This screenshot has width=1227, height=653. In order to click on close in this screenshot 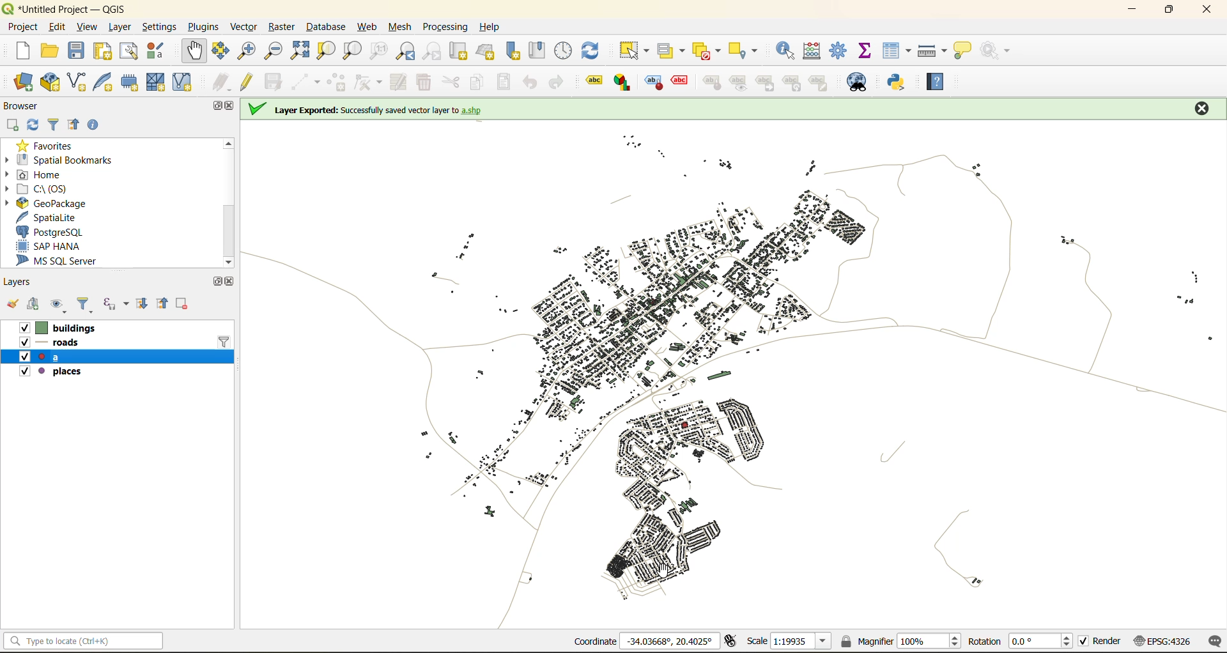, I will do `click(1201, 105)`.